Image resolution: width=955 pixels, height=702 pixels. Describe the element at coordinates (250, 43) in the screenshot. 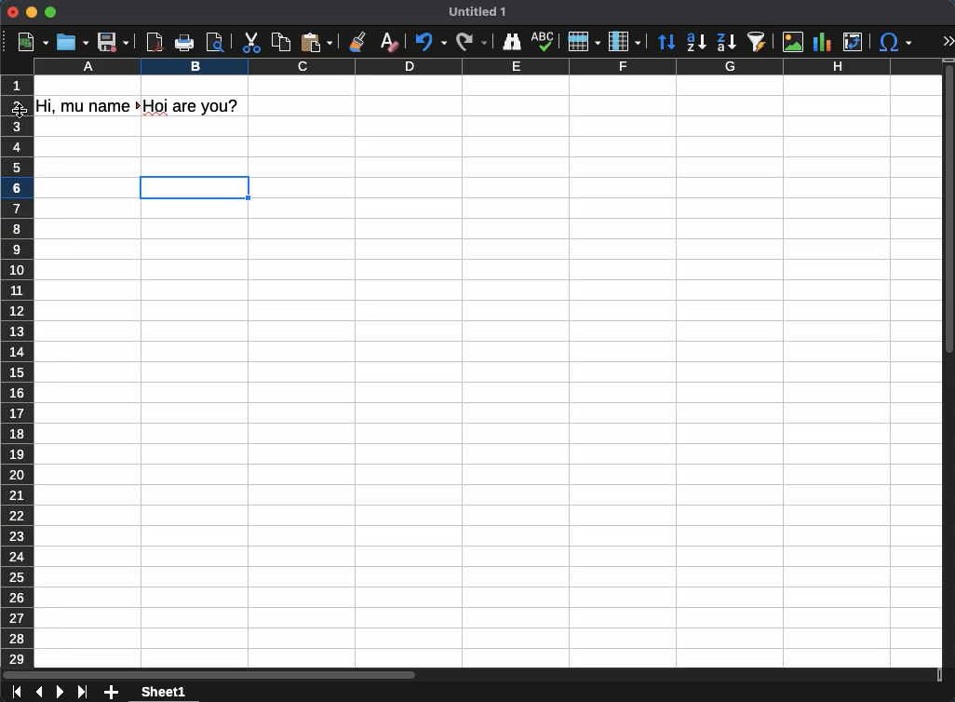

I see `cut` at that location.